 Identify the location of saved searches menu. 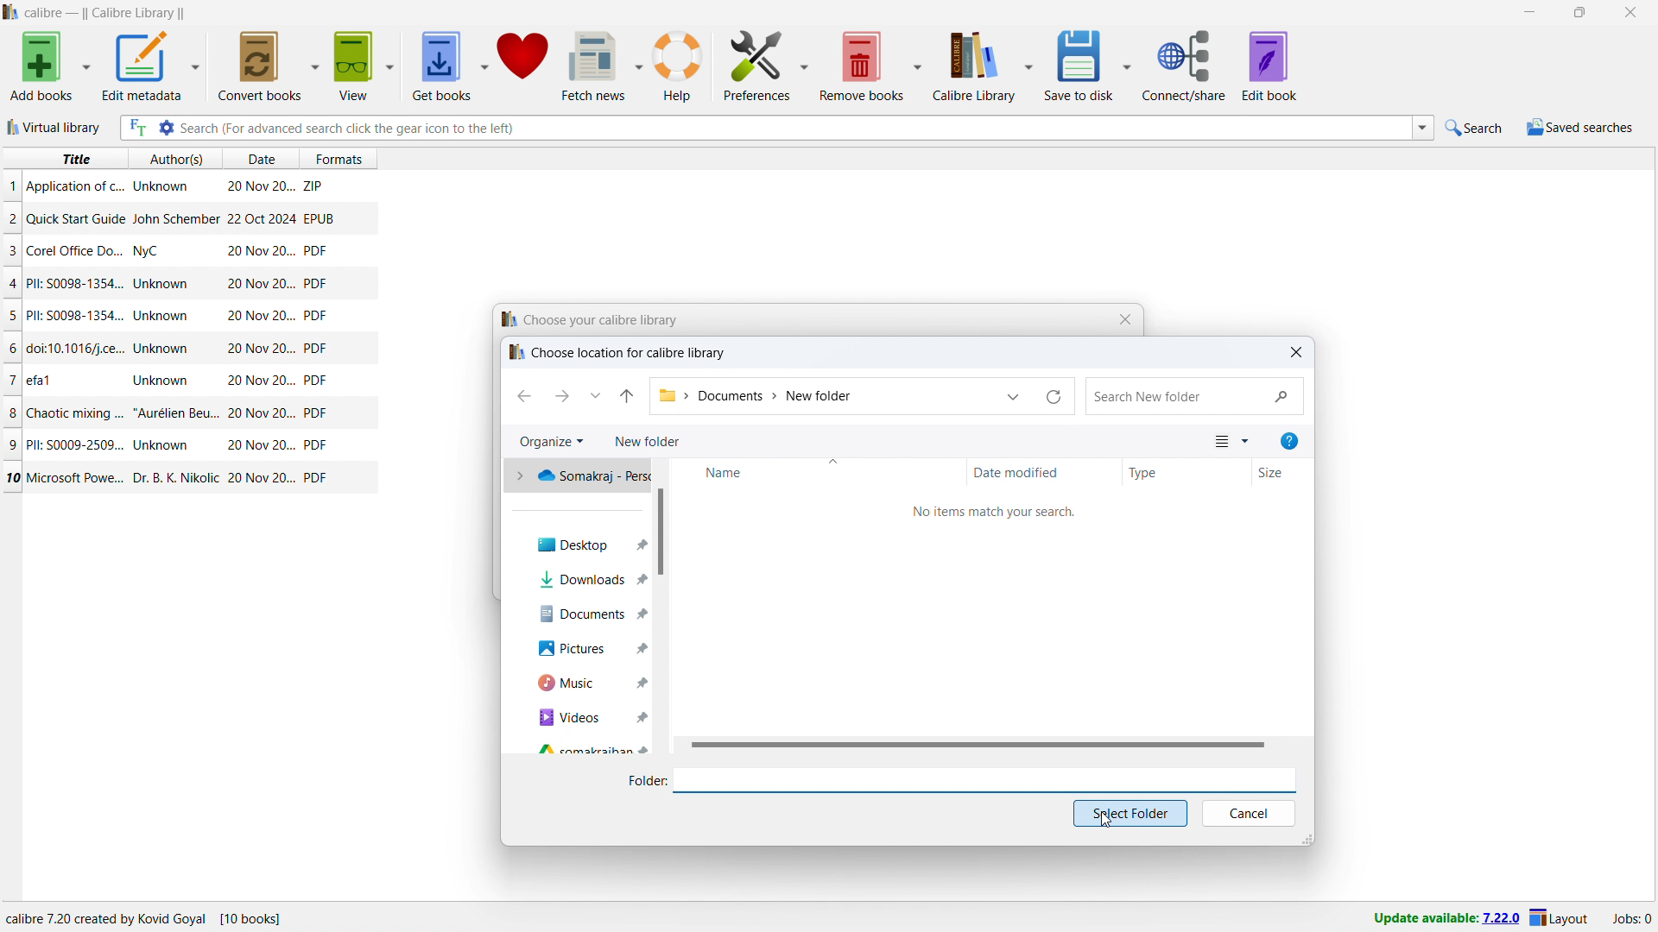
(1579, 128).